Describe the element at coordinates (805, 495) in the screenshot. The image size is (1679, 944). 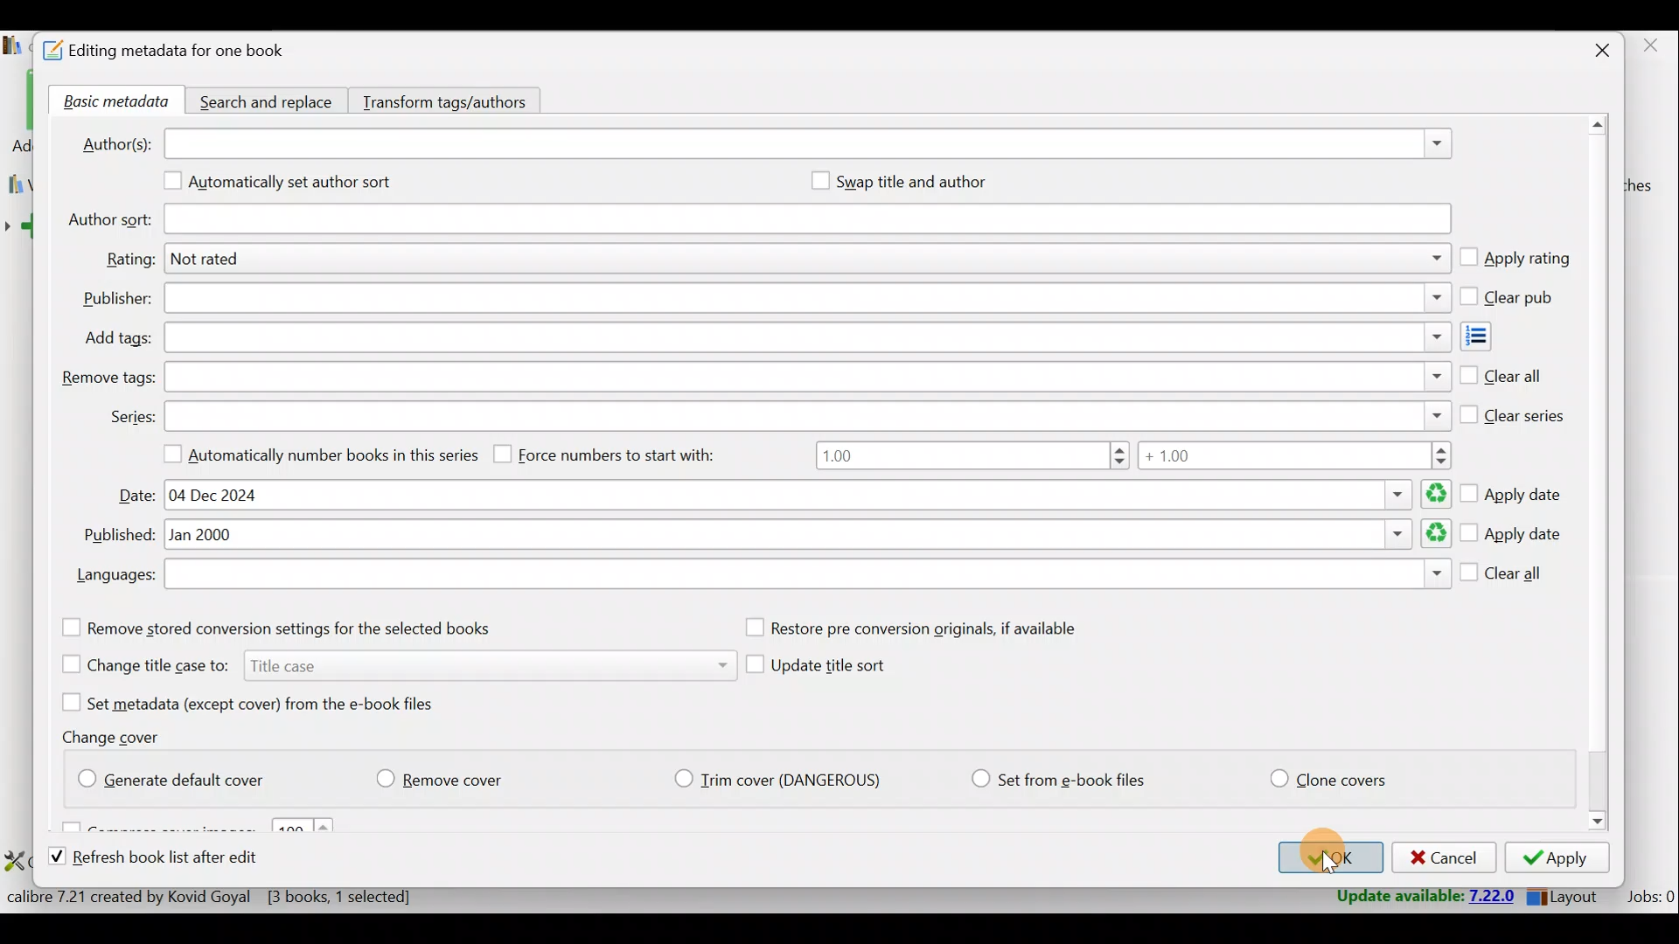
I see `Date` at that location.